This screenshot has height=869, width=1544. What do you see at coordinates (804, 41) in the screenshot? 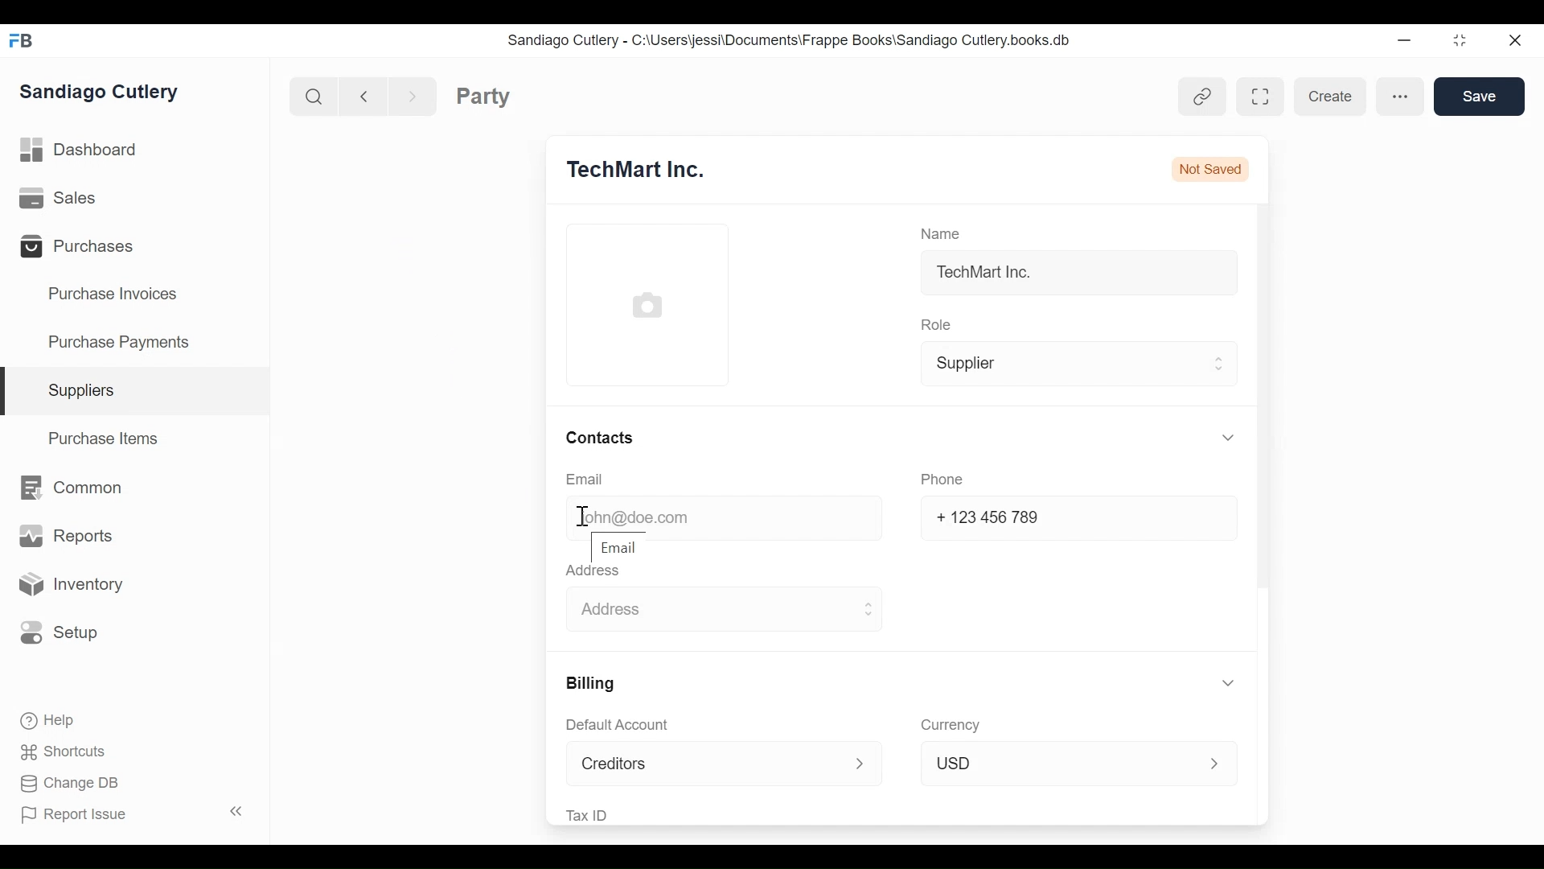
I see `Sandiago Cutlery - C:\Users\jessi\Documents\Frappe Books\Sandiago Cutlery.books.db` at bounding box center [804, 41].